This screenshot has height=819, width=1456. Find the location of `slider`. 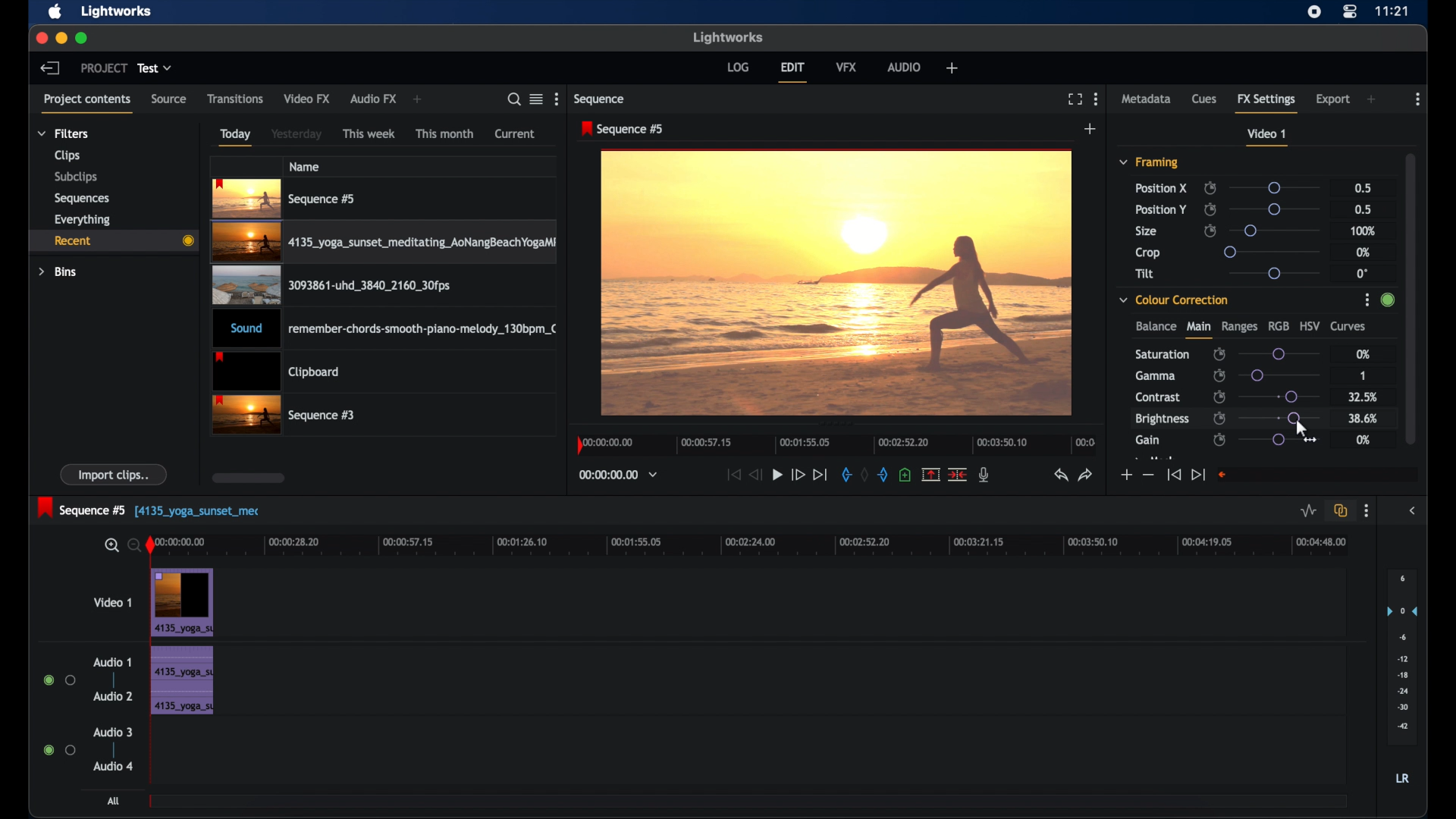

slider is located at coordinates (1272, 273).